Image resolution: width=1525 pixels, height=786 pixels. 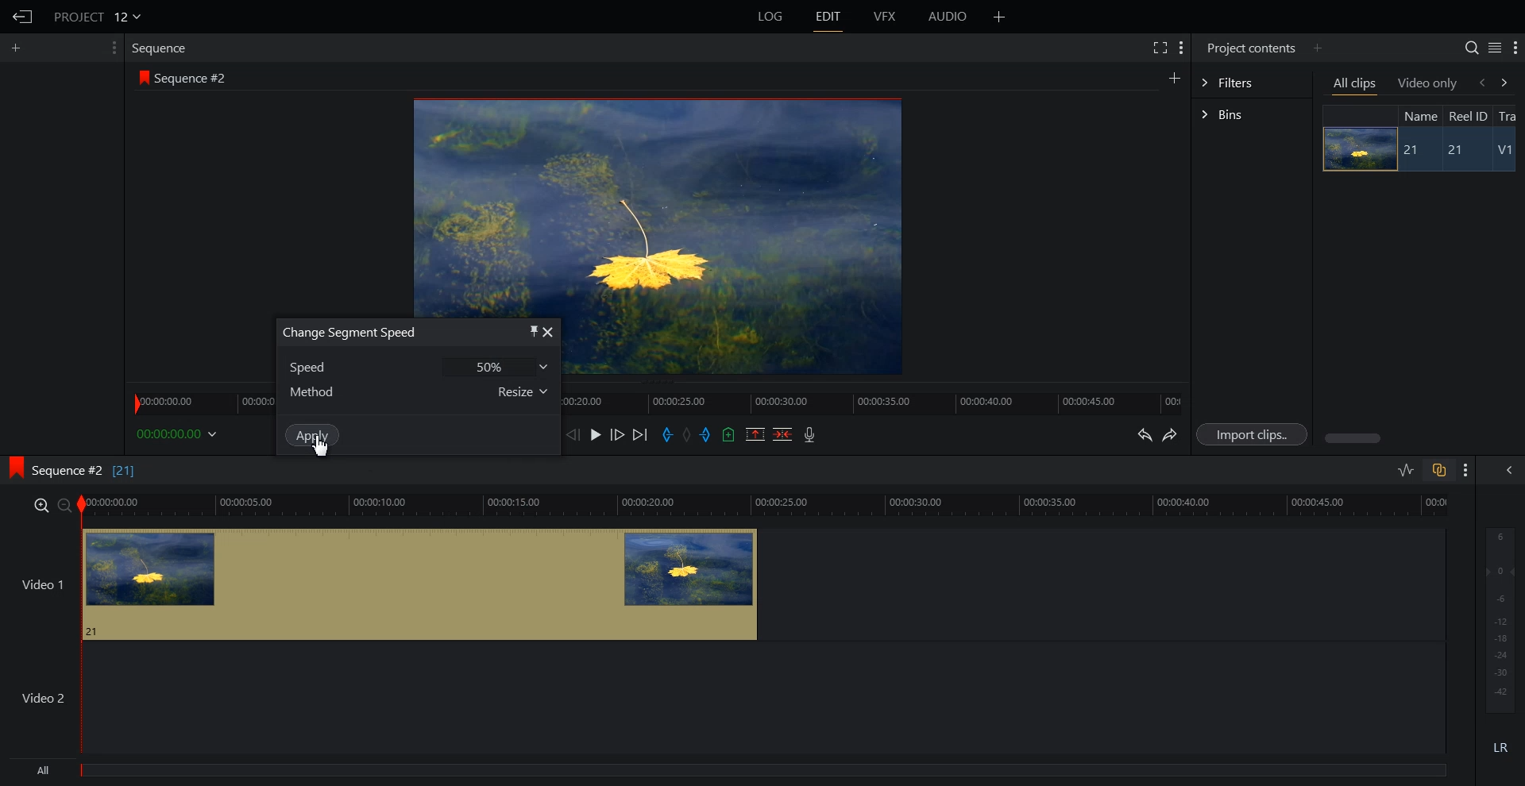 I want to click on video preview, so click(x=733, y=343).